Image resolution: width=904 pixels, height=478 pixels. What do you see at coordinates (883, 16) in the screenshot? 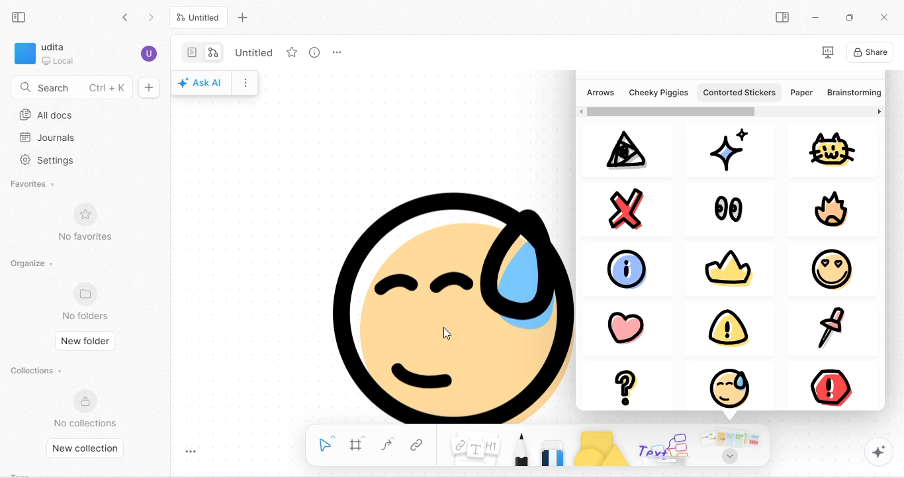
I see `close` at bounding box center [883, 16].